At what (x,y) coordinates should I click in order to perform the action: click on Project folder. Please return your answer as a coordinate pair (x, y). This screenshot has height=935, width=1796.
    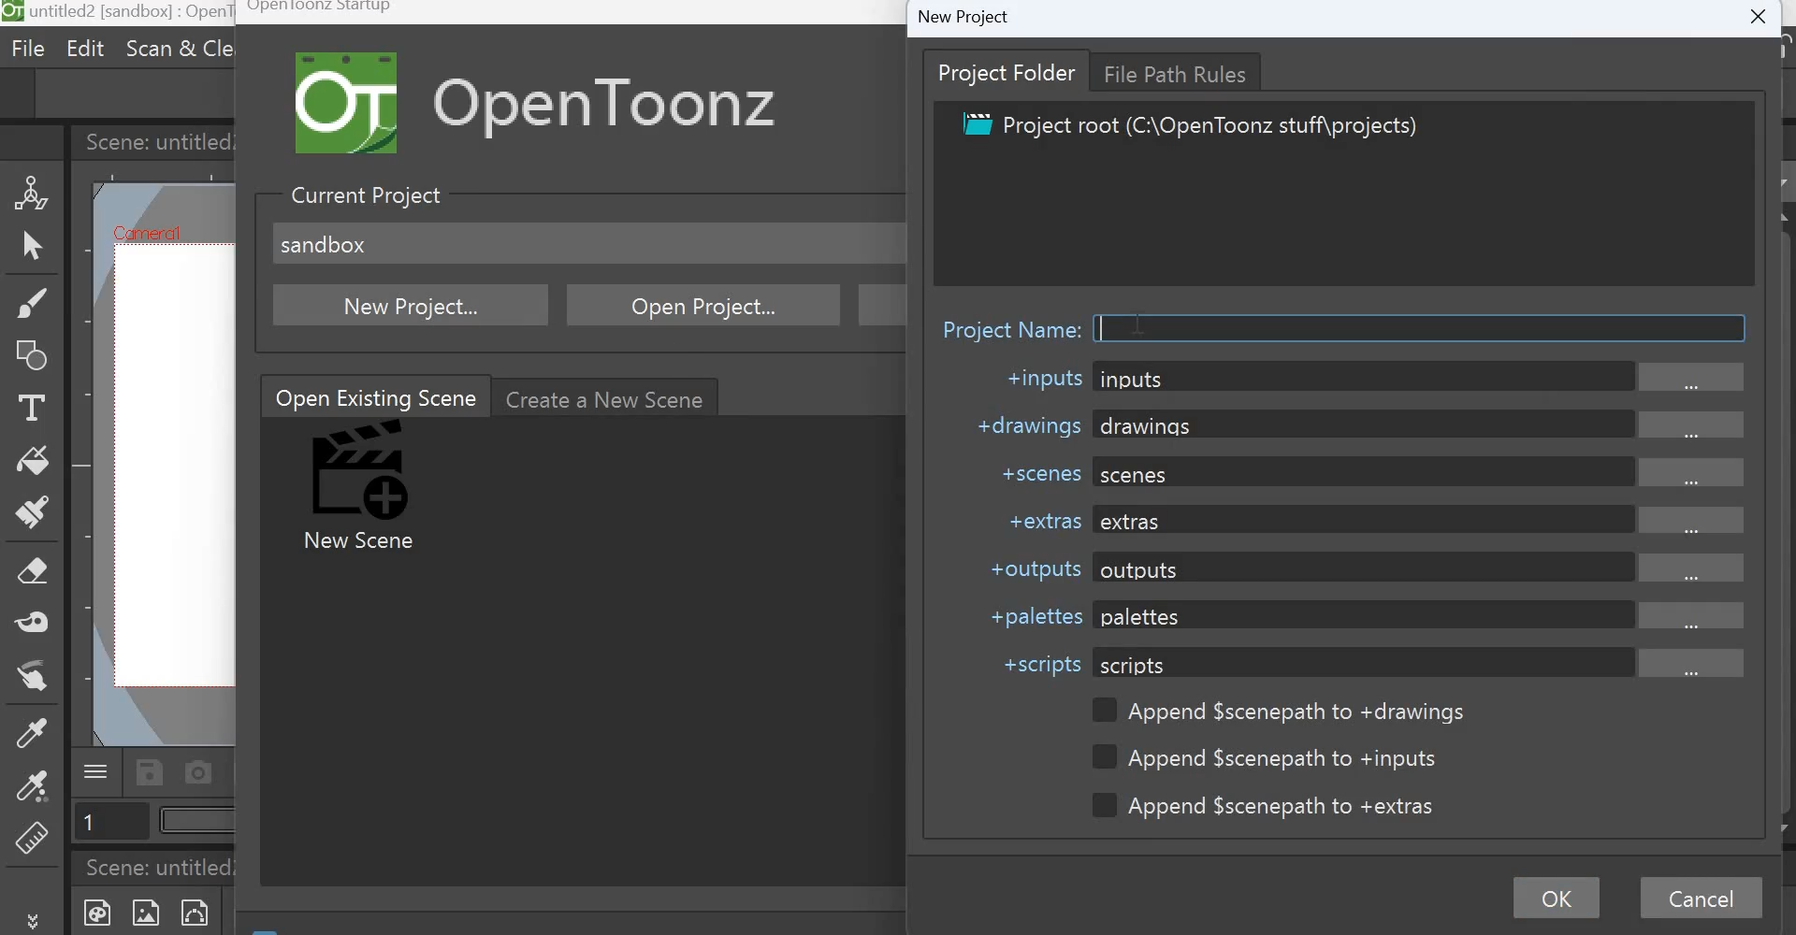
    Looking at the image, I should click on (1008, 72).